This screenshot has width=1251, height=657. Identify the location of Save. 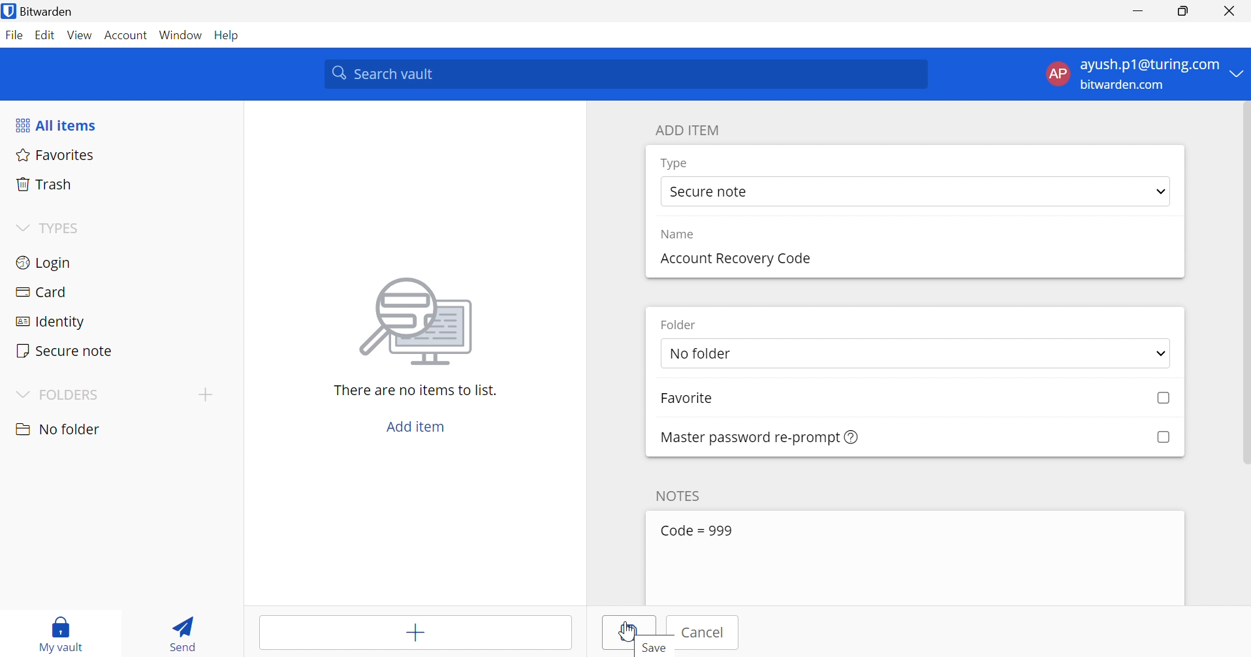
(654, 649).